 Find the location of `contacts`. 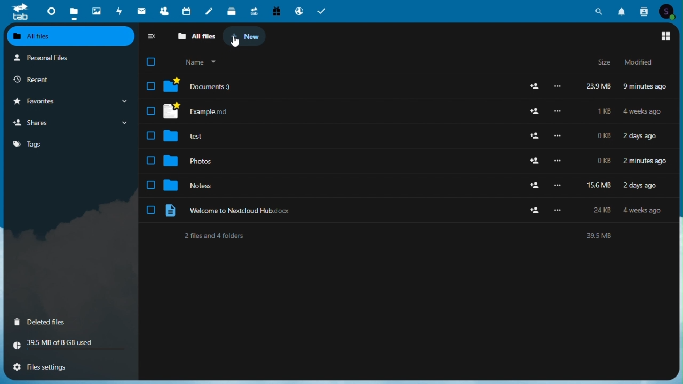

contacts is located at coordinates (163, 10).